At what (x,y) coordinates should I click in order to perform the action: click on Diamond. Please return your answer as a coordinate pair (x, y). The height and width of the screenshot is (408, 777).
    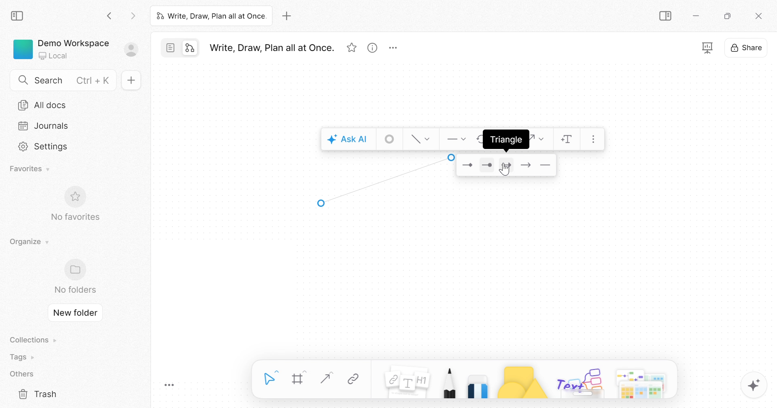
    Looking at the image, I should click on (467, 165).